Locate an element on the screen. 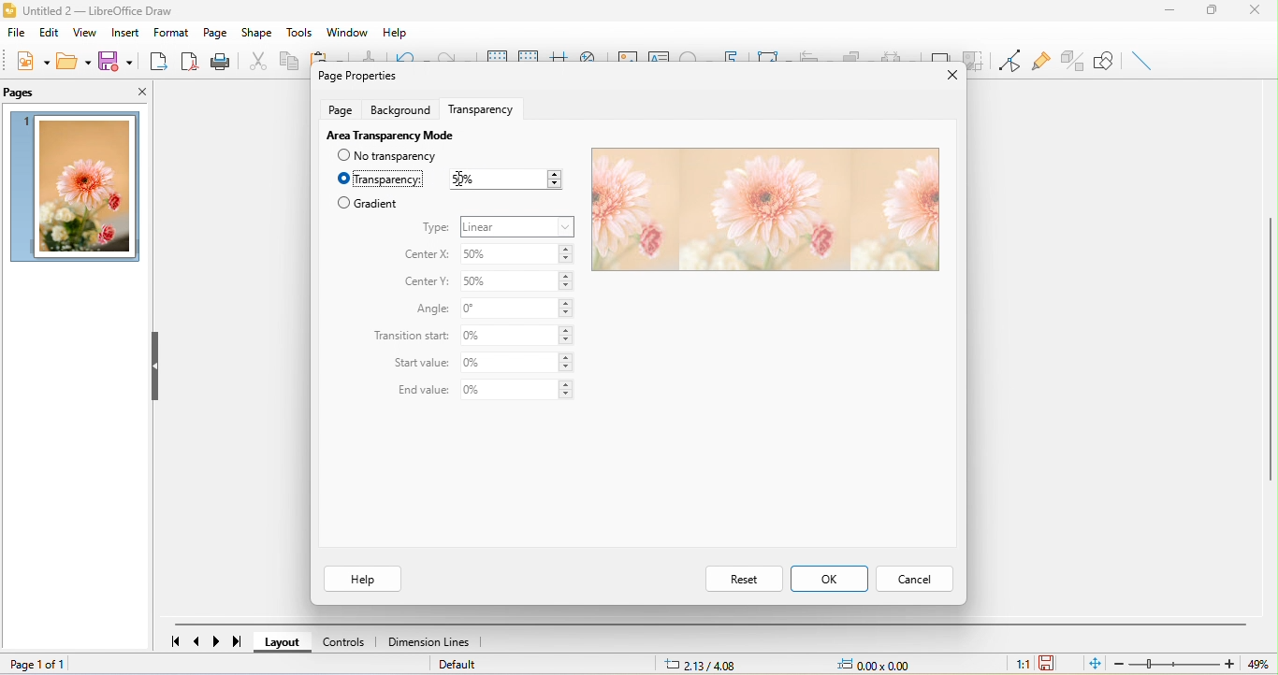 The width and height of the screenshot is (1278, 675). previous page is located at coordinates (199, 639).